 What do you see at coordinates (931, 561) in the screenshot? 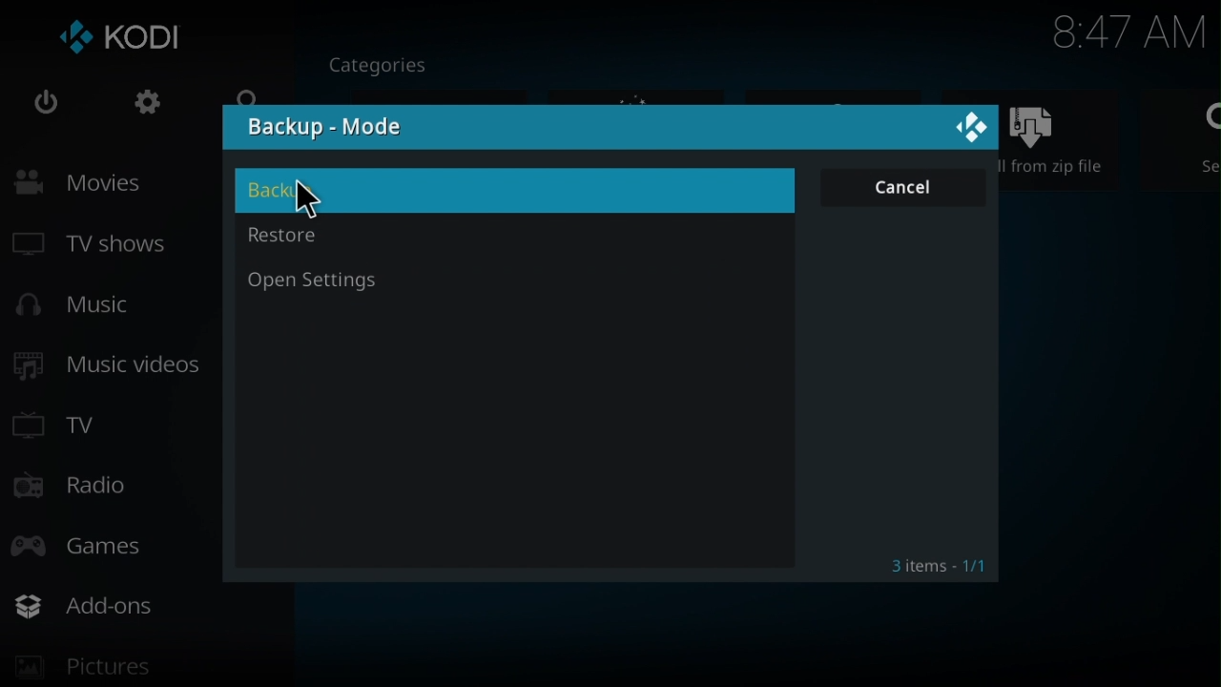
I see `3 items` at bounding box center [931, 561].